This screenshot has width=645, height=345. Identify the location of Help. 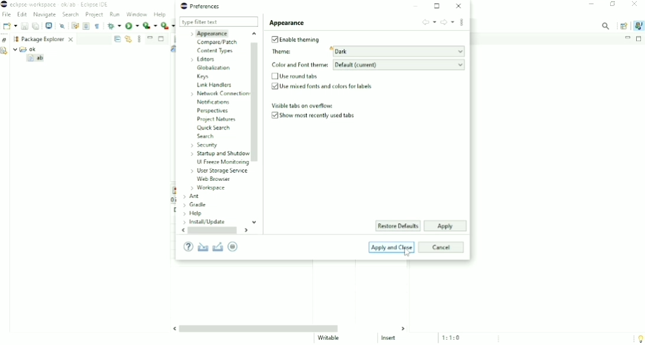
(188, 247).